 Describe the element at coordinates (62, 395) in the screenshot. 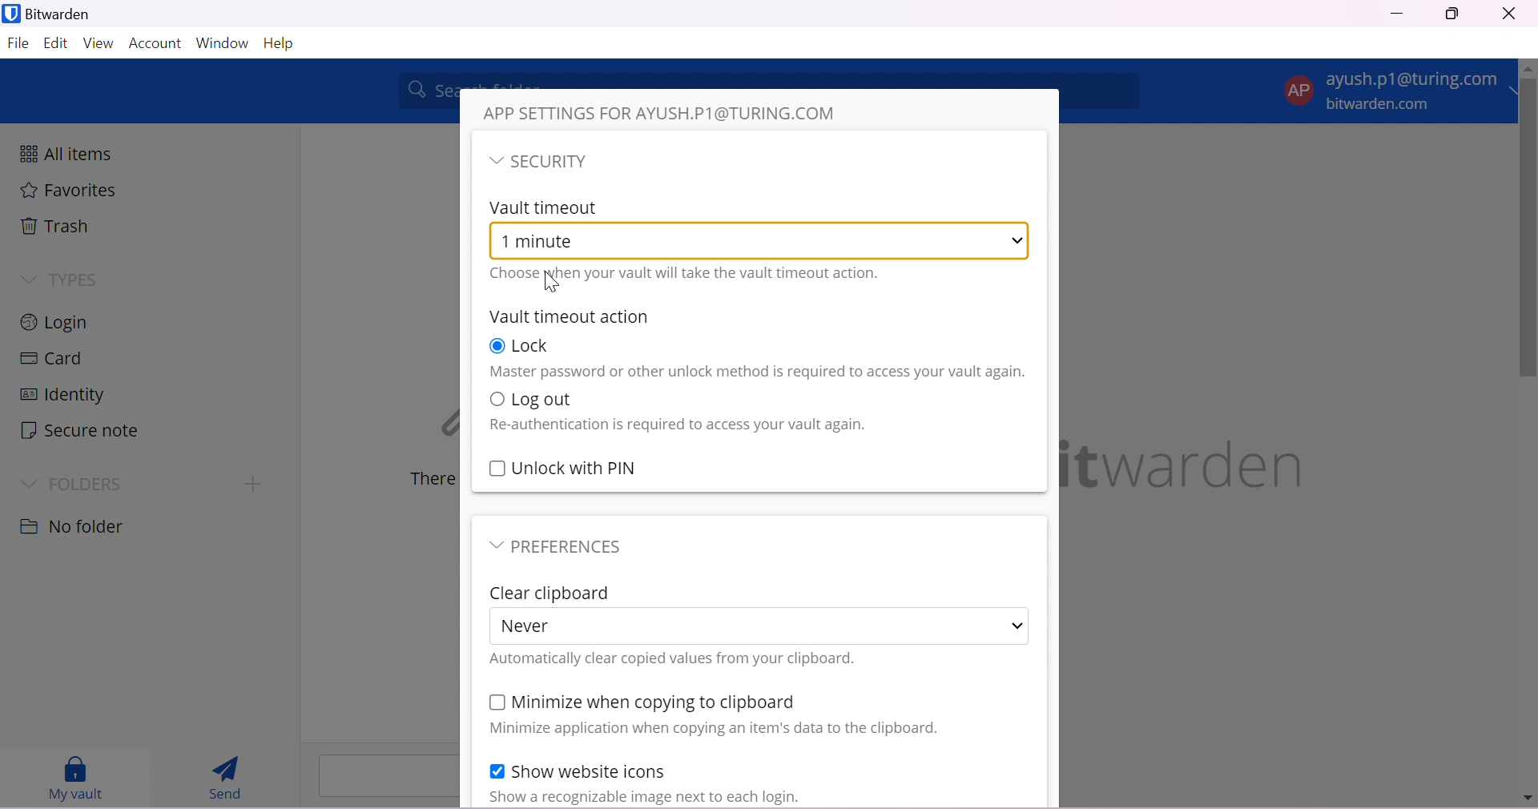

I see `Identity` at that location.